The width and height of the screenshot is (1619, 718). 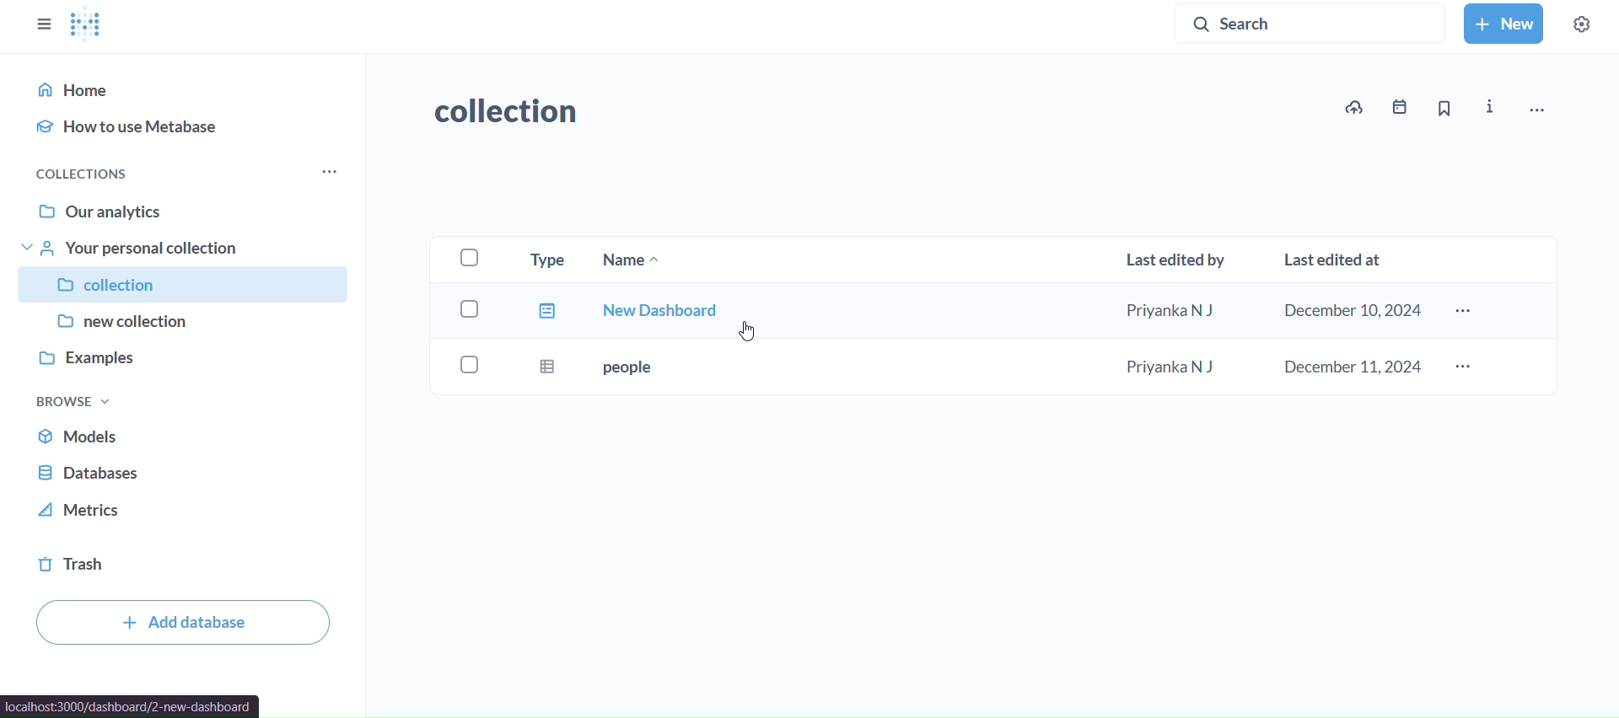 I want to click on collections, so click(x=91, y=171).